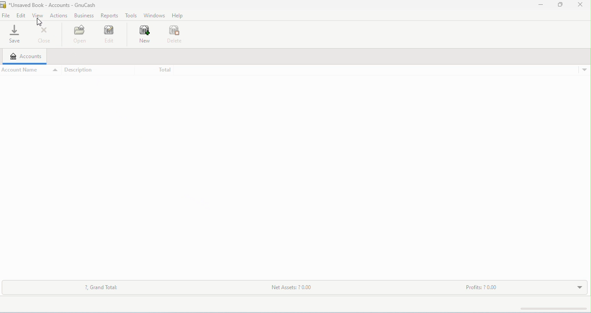 Image resolution: width=591 pixels, height=313 pixels. Describe the element at coordinates (25, 70) in the screenshot. I see `account name` at that location.